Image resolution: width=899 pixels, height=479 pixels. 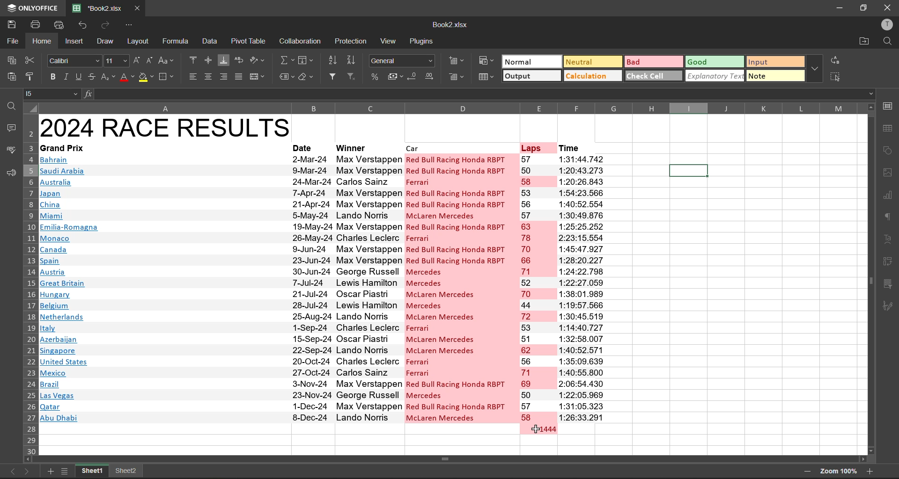 What do you see at coordinates (862, 7) in the screenshot?
I see `maximize` at bounding box center [862, 7].